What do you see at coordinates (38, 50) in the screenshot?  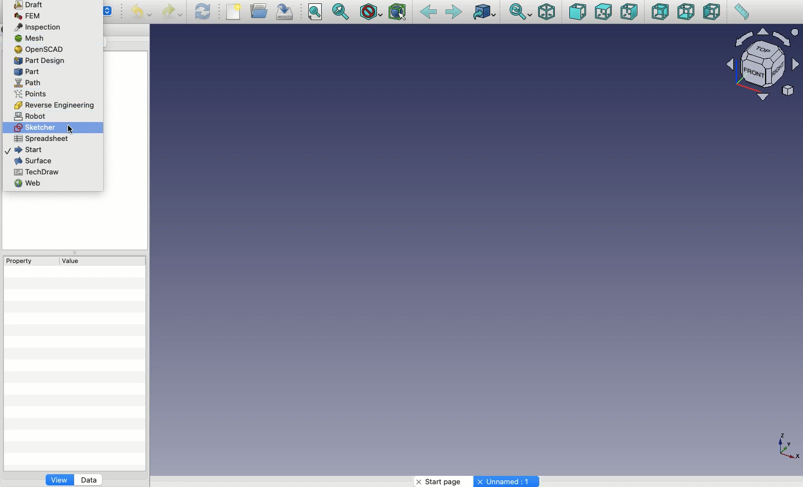 I see `OpenSCAD` at bounding box center [38, 50].